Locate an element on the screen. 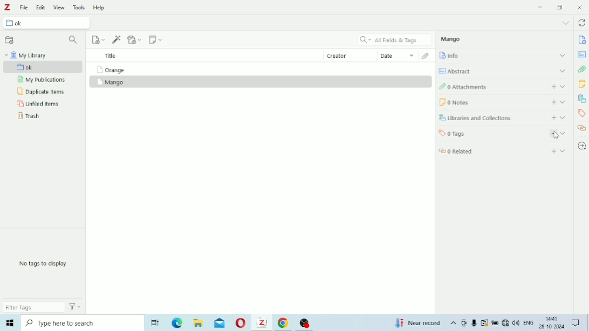 This screenshot has width=589, height=331. Tools is located at coordinates (79, 8).